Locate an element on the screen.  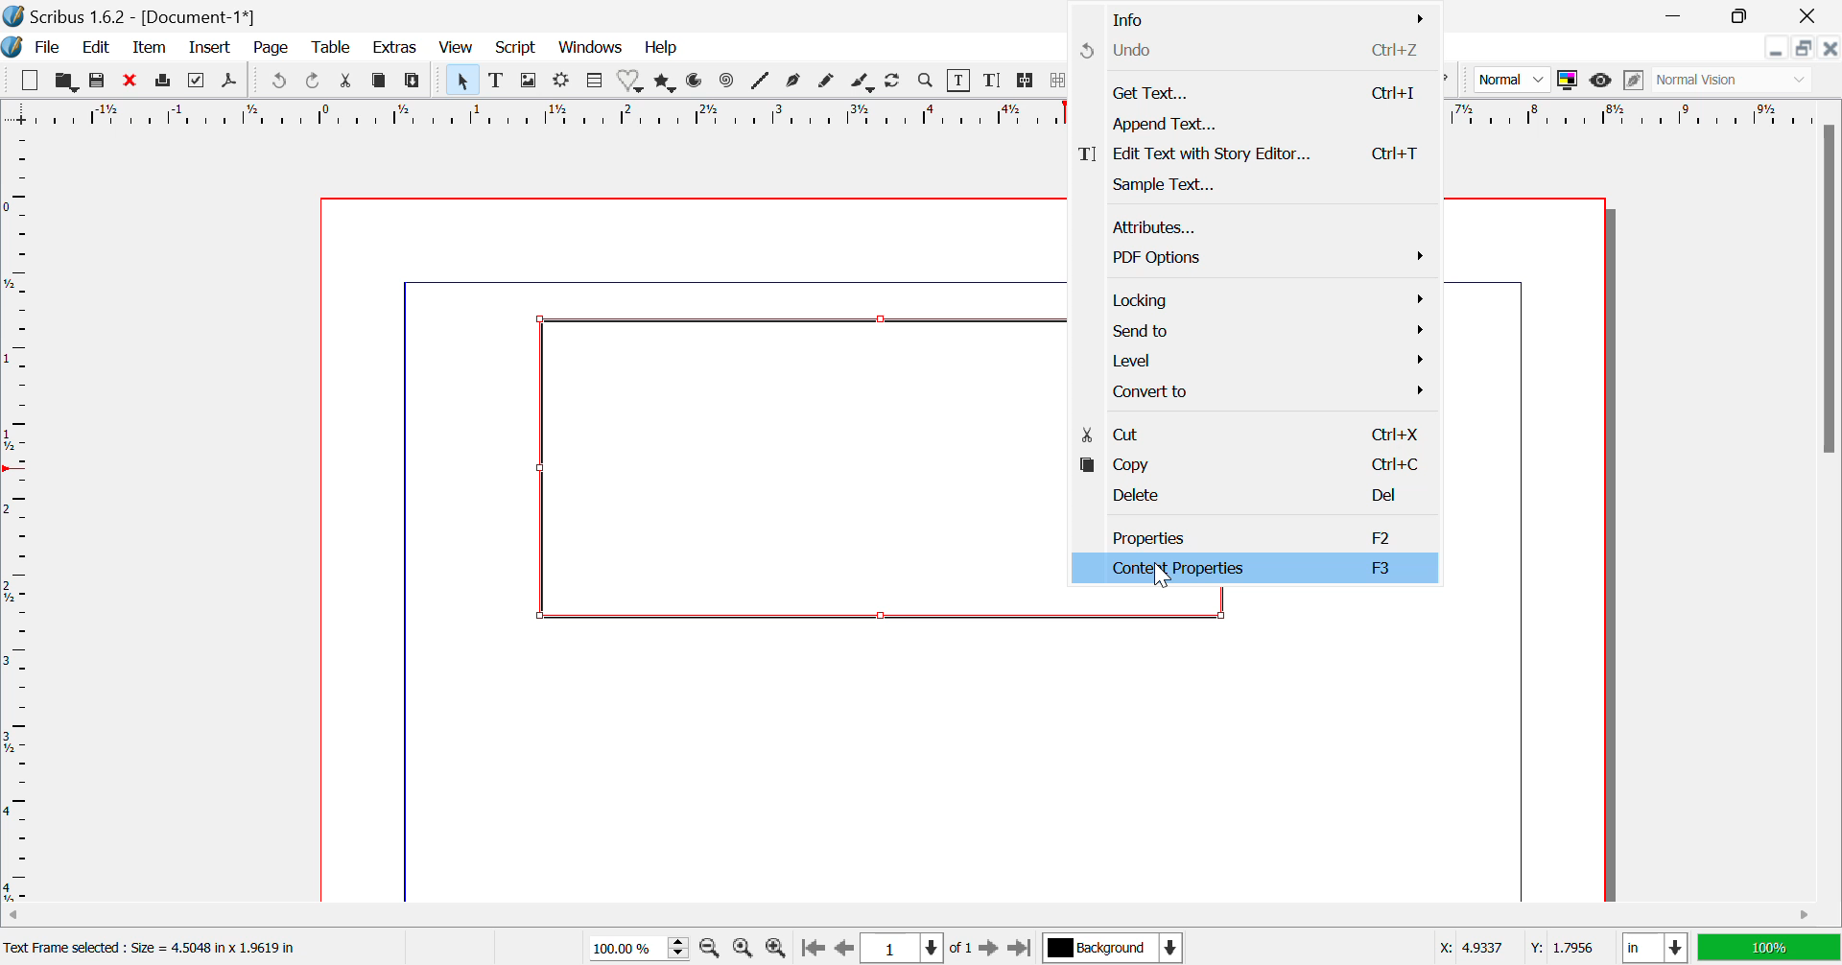
Freehand Line is located at coordinates (827, 84).